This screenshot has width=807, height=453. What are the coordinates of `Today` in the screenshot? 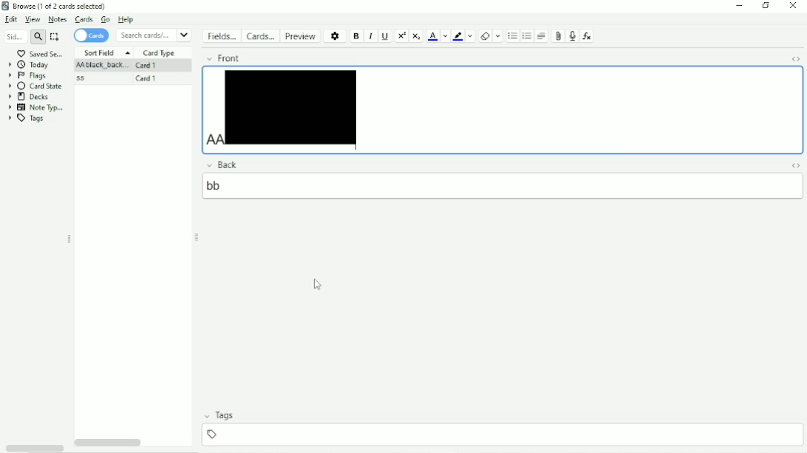 It's located at (33, 64).